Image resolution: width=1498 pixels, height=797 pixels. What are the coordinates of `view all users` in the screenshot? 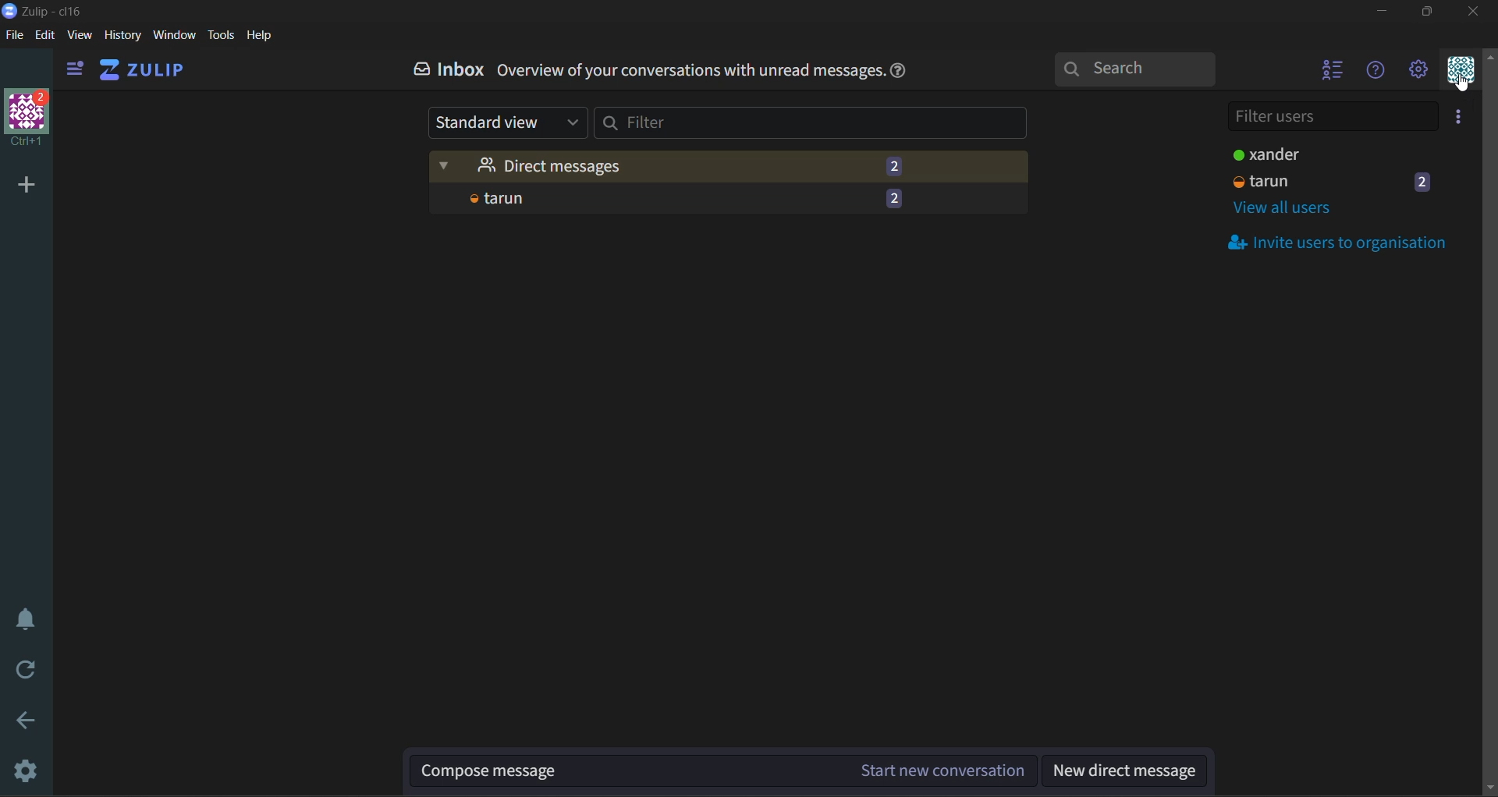 It's located at (1296, 212).